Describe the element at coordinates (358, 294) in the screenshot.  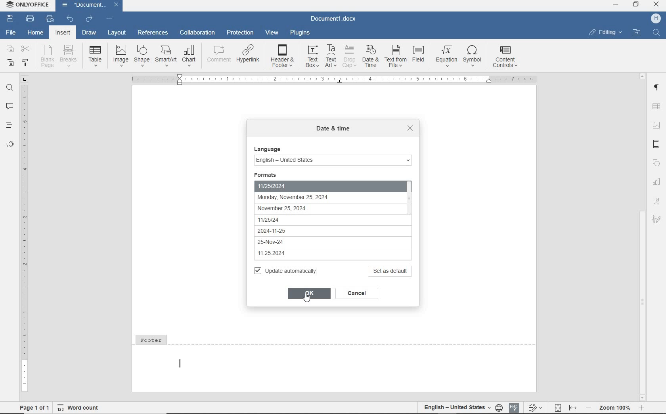
I see `cancel` at that location.